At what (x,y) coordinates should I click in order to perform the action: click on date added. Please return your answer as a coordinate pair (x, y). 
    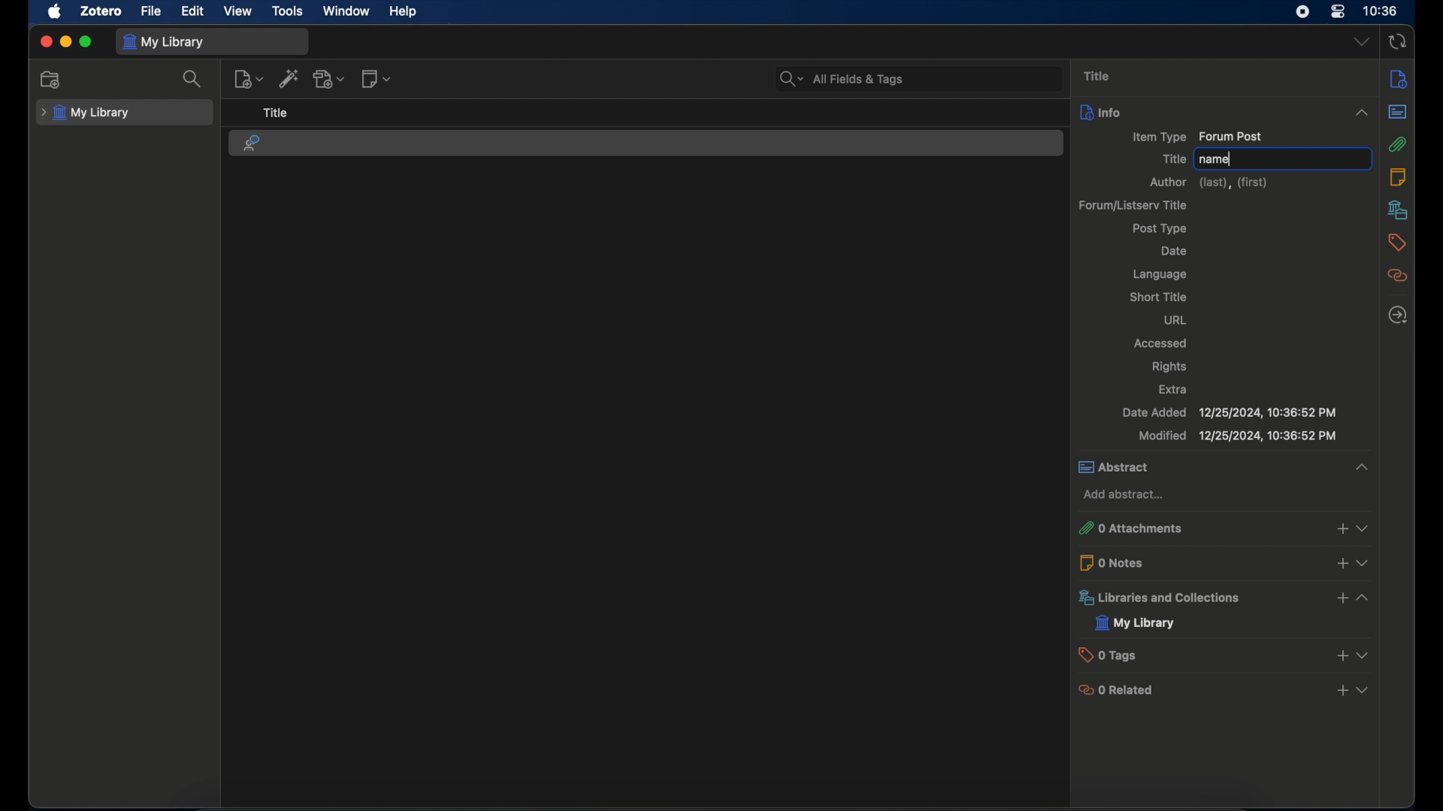
    Looking at the image, I should click on (1230, 412).